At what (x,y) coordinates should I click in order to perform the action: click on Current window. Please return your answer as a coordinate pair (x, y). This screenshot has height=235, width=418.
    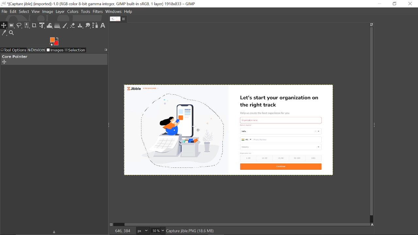
    Looking at the image, I should click on (100, 4).